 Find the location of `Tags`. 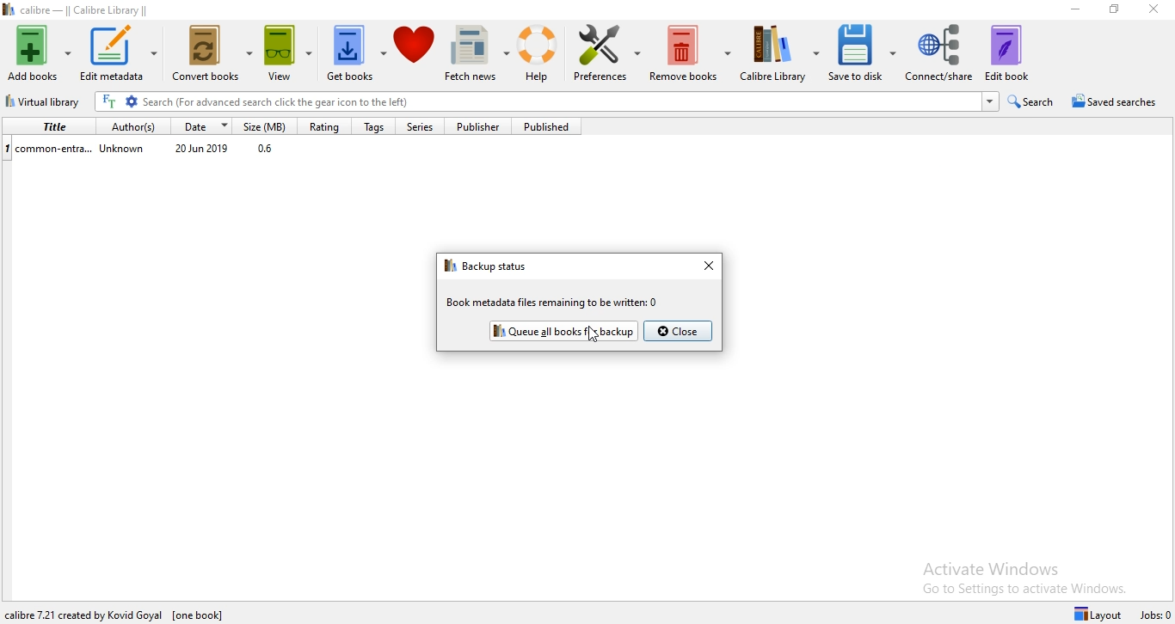

Tags is located at coordinates (372, 127).